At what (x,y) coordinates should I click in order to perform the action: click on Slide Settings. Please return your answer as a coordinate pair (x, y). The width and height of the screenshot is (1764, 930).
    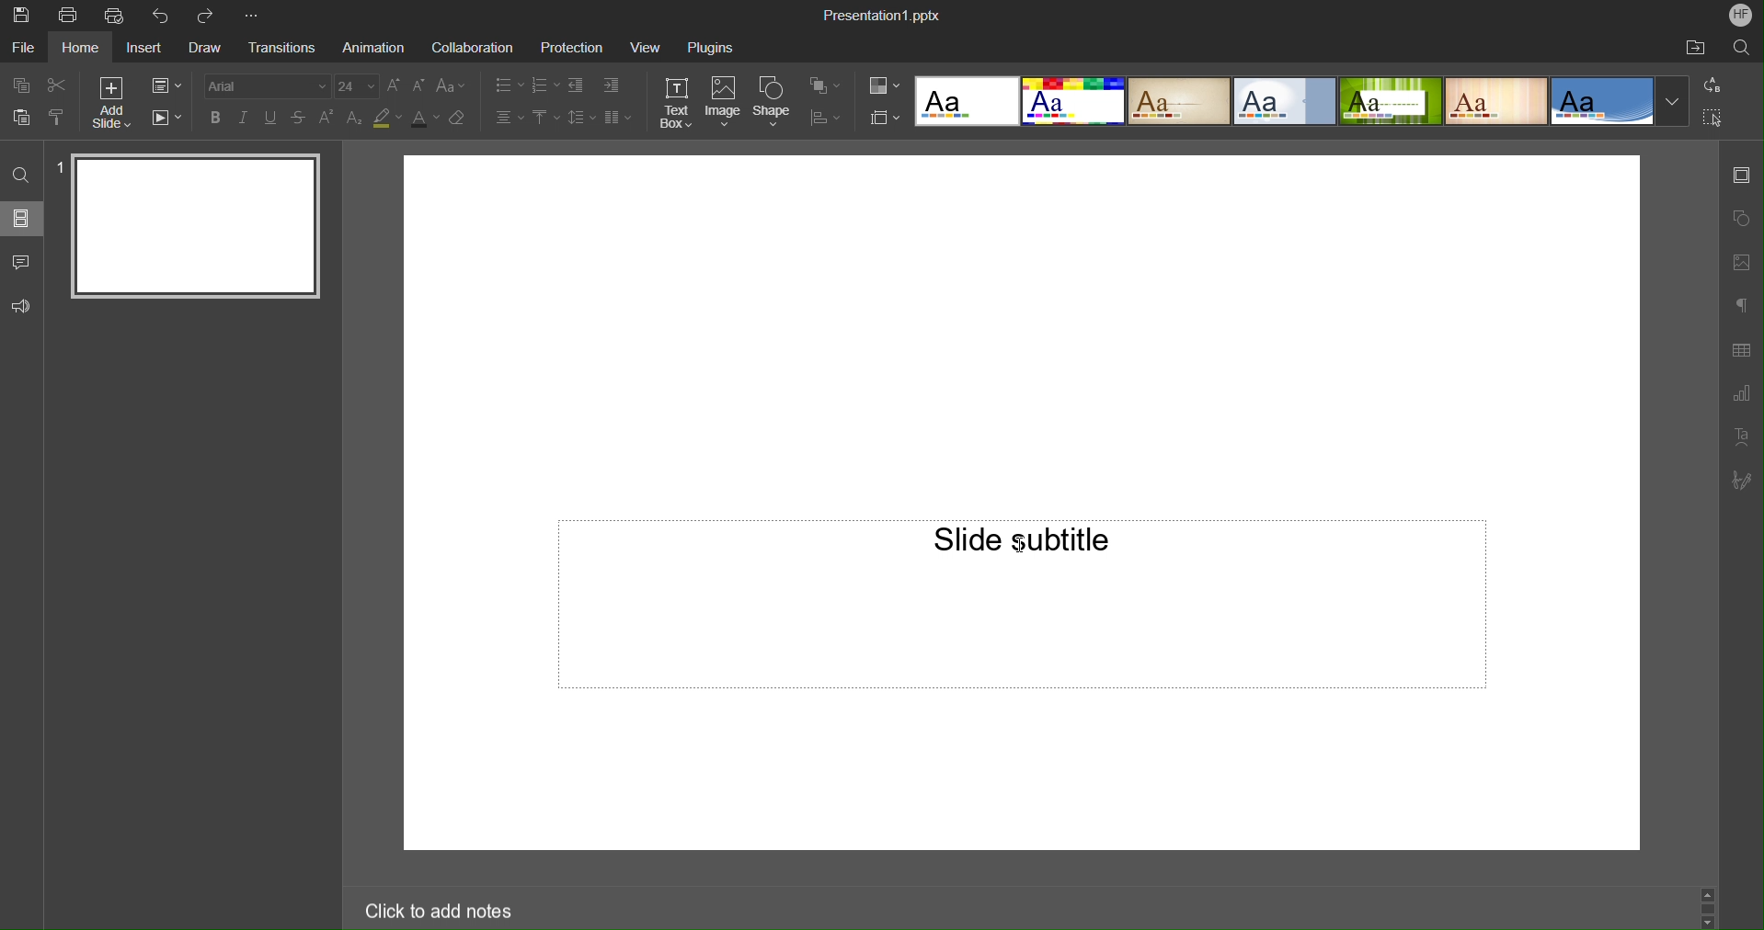
    Looking at the image, I should click on (166, 85).